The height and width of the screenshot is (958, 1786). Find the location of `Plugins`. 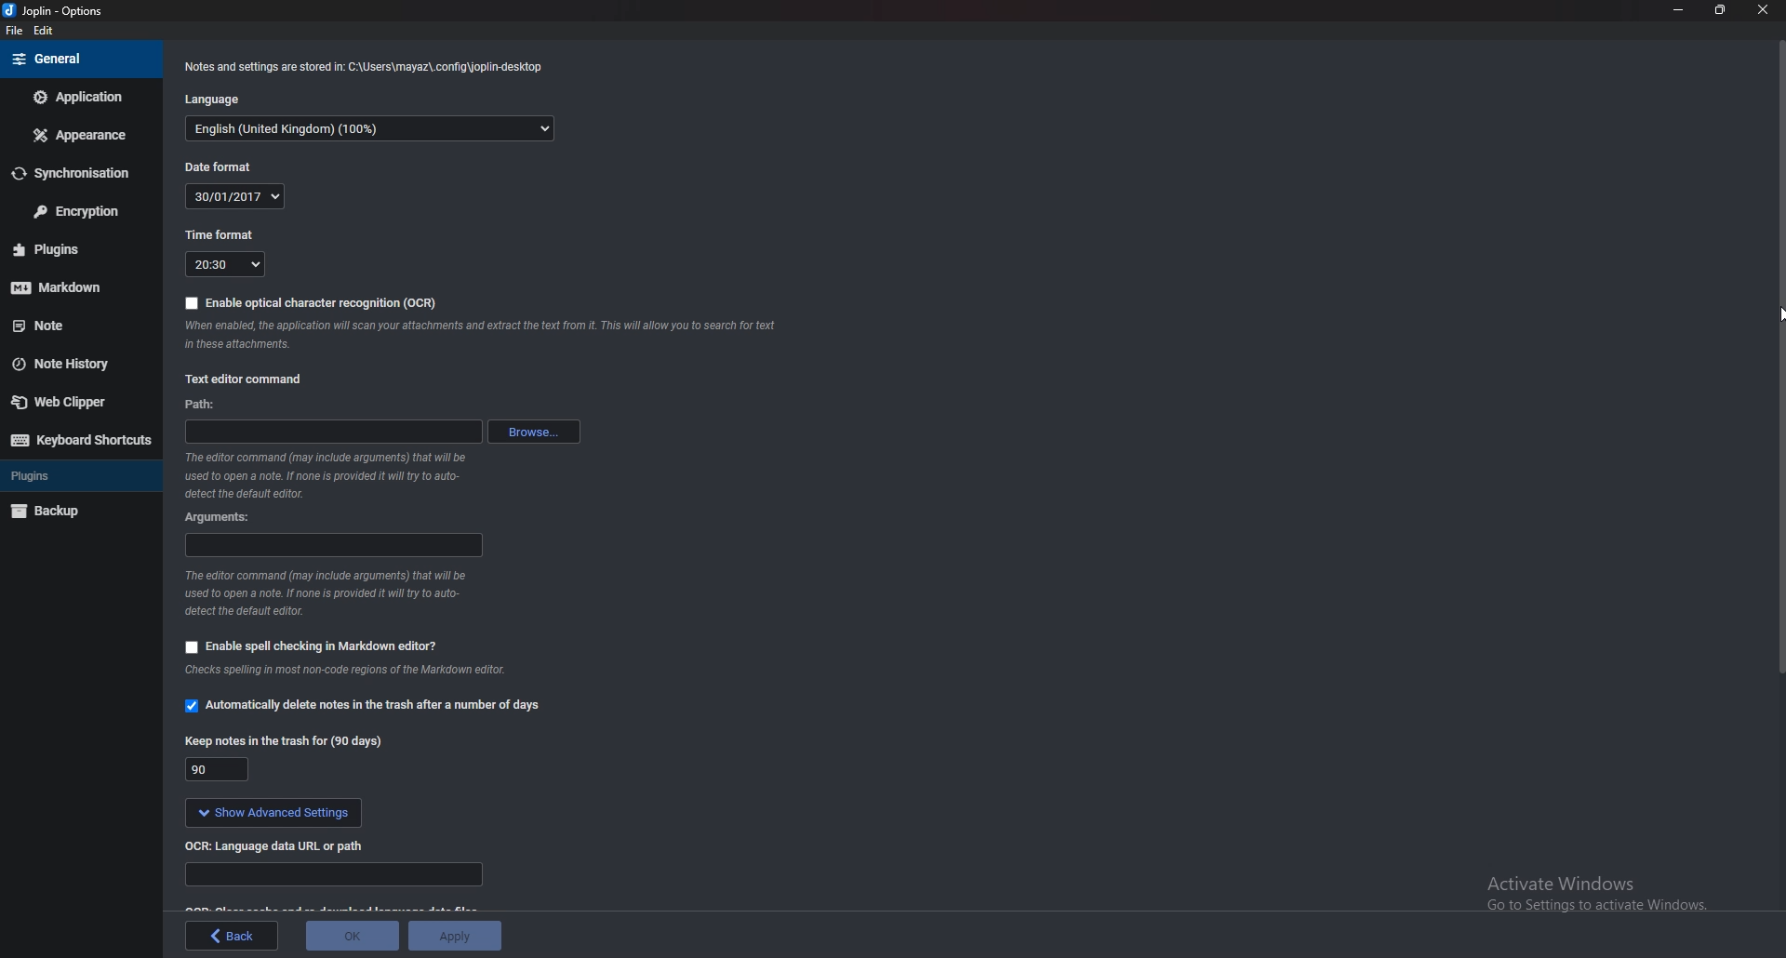

Plugins is located at coordinates (65, 250).